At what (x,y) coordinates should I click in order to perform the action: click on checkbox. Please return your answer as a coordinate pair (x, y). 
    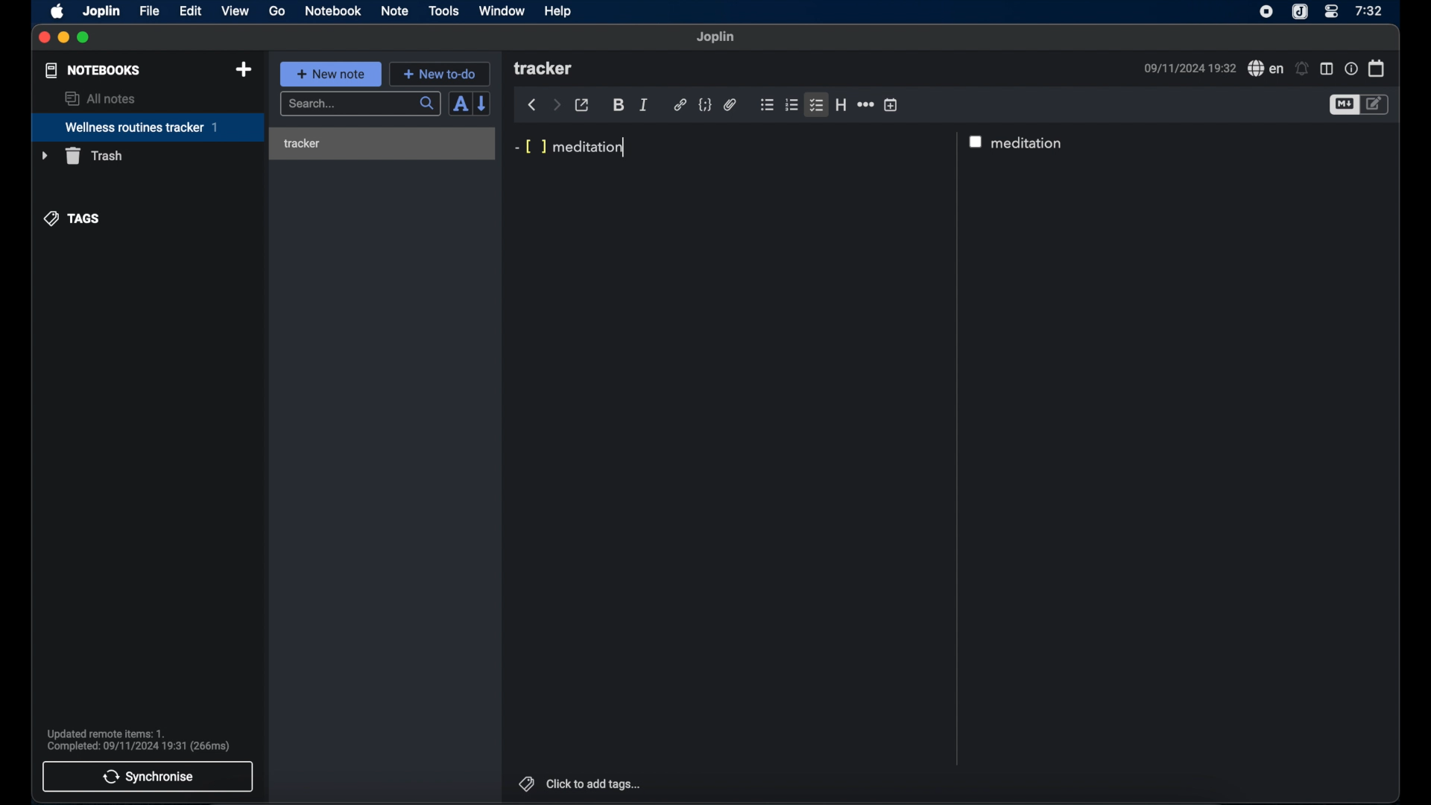
    Looking at the image, I should click on (977, 141).